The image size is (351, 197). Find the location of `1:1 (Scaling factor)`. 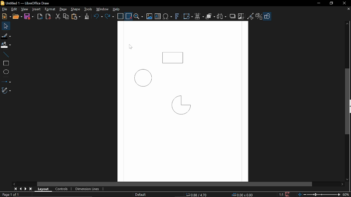

1:1 (Scaling factor) is located at coordinates (281, 194).